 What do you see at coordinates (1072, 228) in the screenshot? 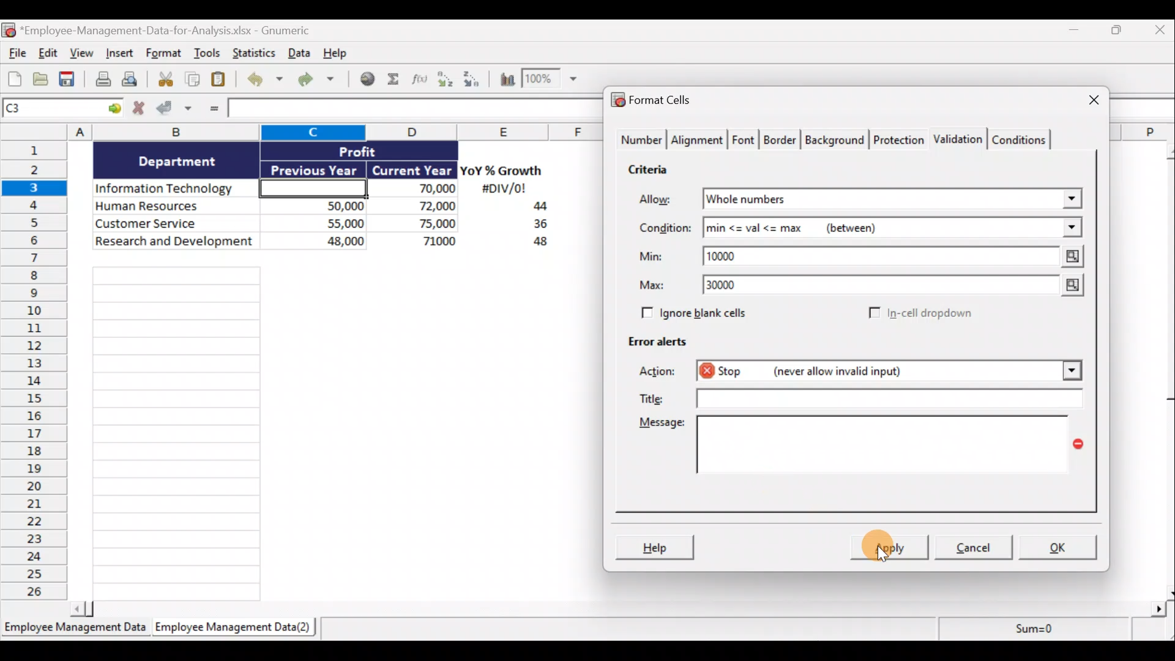
I see `Condition drop down` at bounding box center [1072, 228].